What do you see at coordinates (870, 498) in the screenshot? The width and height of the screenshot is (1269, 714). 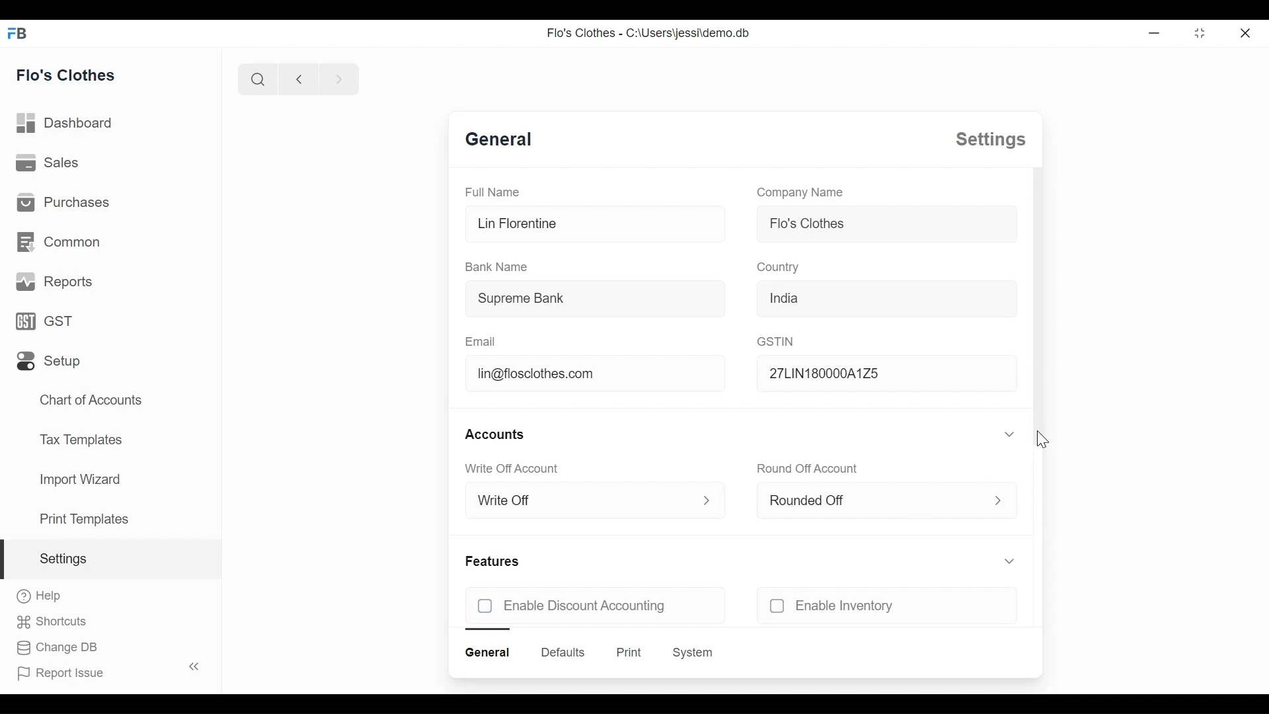 I see `Rounded Off` at bounding box center [870, 498].